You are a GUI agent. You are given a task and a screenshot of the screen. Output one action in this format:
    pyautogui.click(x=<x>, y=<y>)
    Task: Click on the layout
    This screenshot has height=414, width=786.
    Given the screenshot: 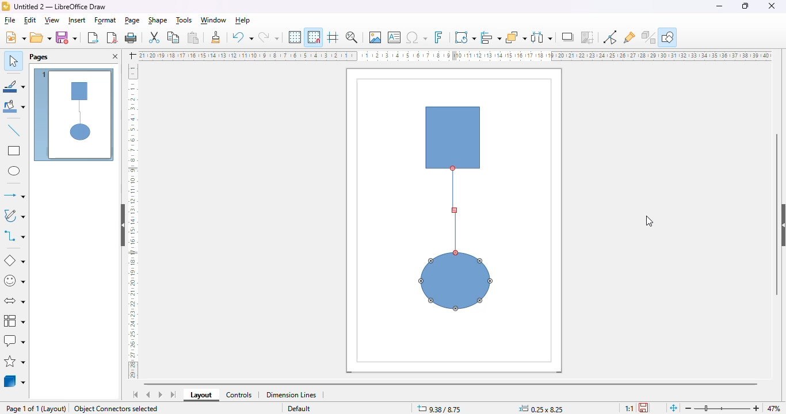 What is the action you would take?
    pyautogui.click(x=55, y=409)
    